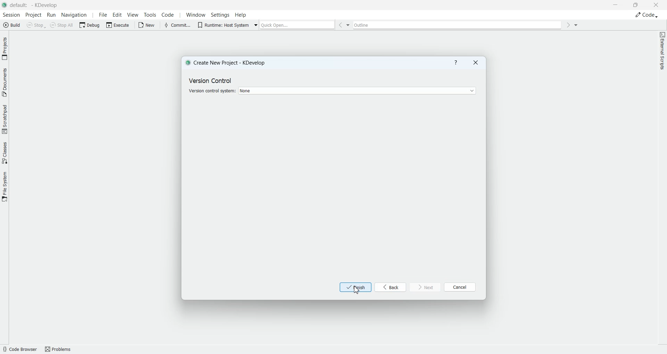  I want to click on Drop down box, so click(349, 25).